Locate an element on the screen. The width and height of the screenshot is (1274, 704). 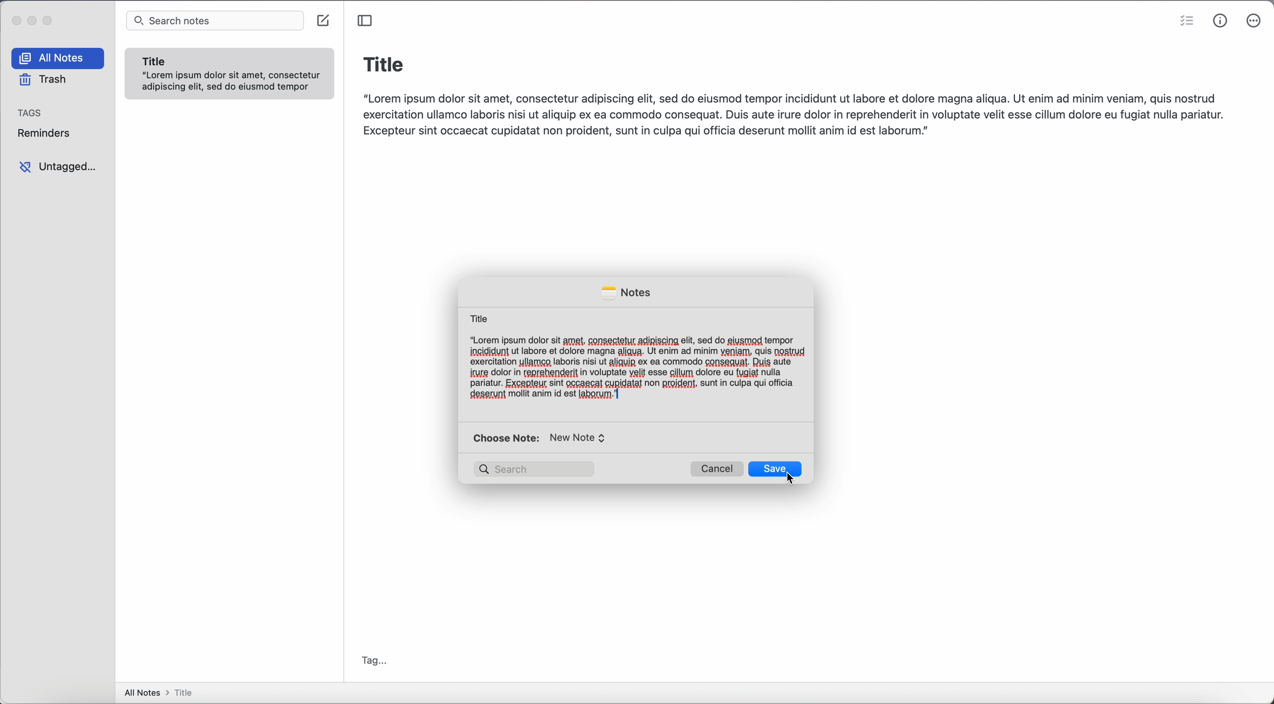
toggle sidebar is located at coordinates (364, 20).